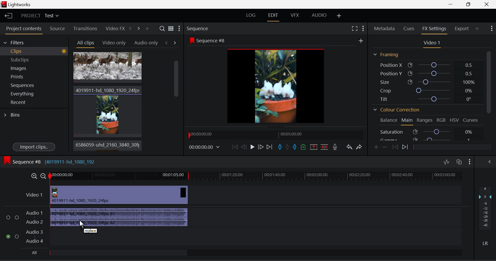  I want to click on Go Forward, so click(261, 148).